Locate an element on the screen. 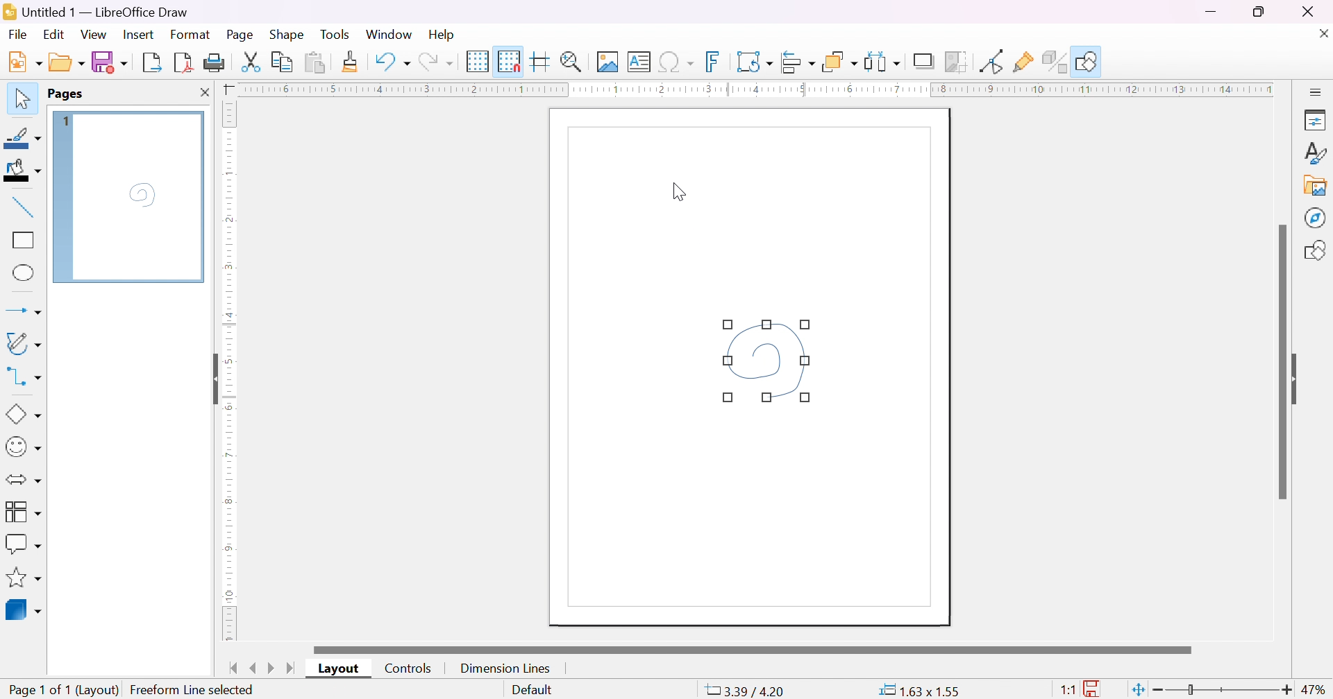 This screenshot has height=699, width=1333. 47% is located at coordinates (1316, 691).